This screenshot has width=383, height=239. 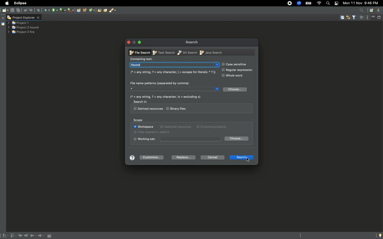 What do you see at coordinates (371, 11) in the screenshot?
I see `open perspective` at bounding box center [371, 11].